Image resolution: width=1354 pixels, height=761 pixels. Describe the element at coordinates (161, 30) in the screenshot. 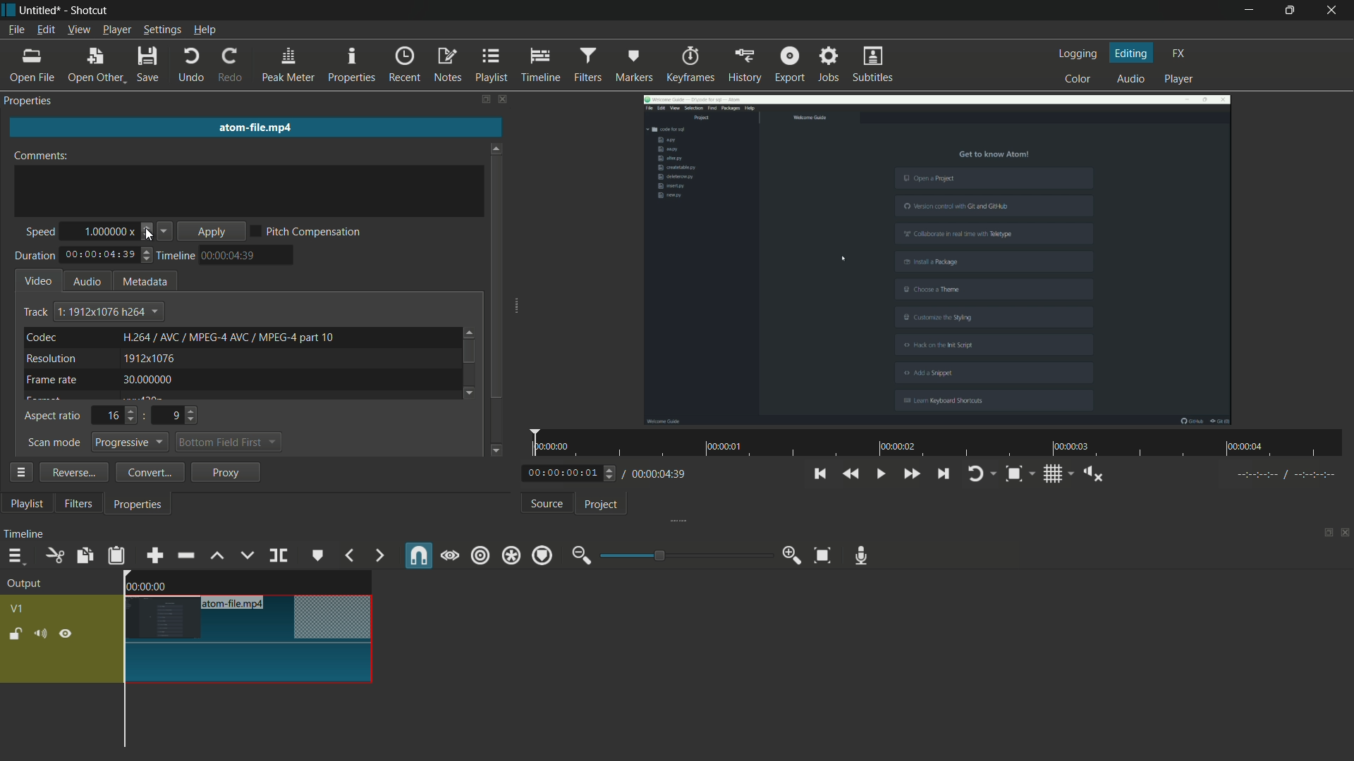

I see `settings menu` at that location.